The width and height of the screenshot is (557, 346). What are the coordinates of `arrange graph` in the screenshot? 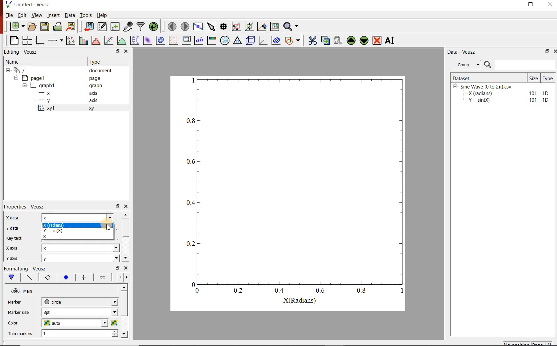 It's located at (27, 40).